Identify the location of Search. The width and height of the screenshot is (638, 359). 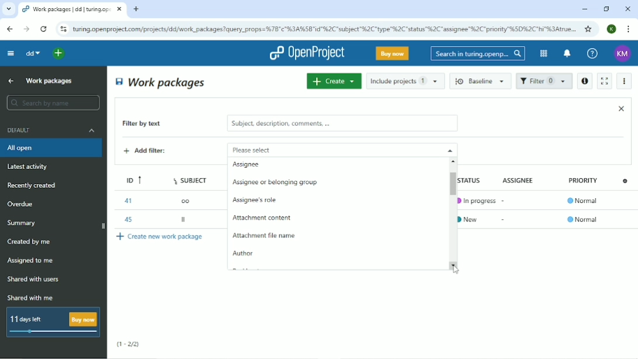
(478, 53).